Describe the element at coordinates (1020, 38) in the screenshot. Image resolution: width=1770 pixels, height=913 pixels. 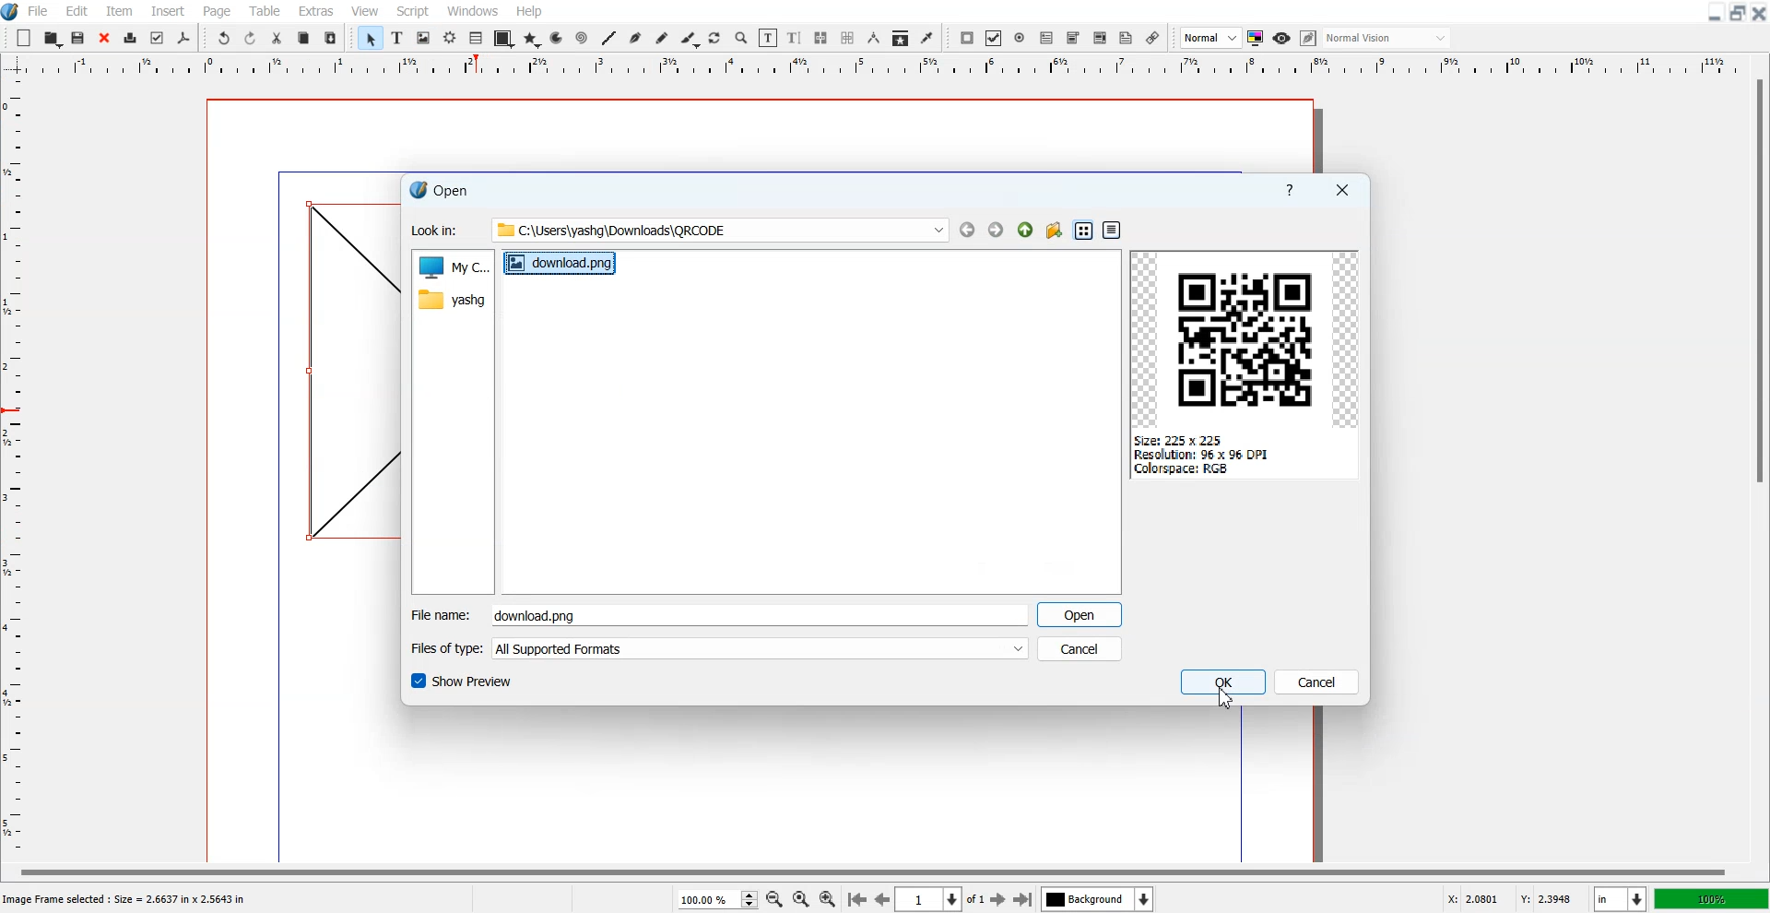
I see `PDF Radio Button` at that location.